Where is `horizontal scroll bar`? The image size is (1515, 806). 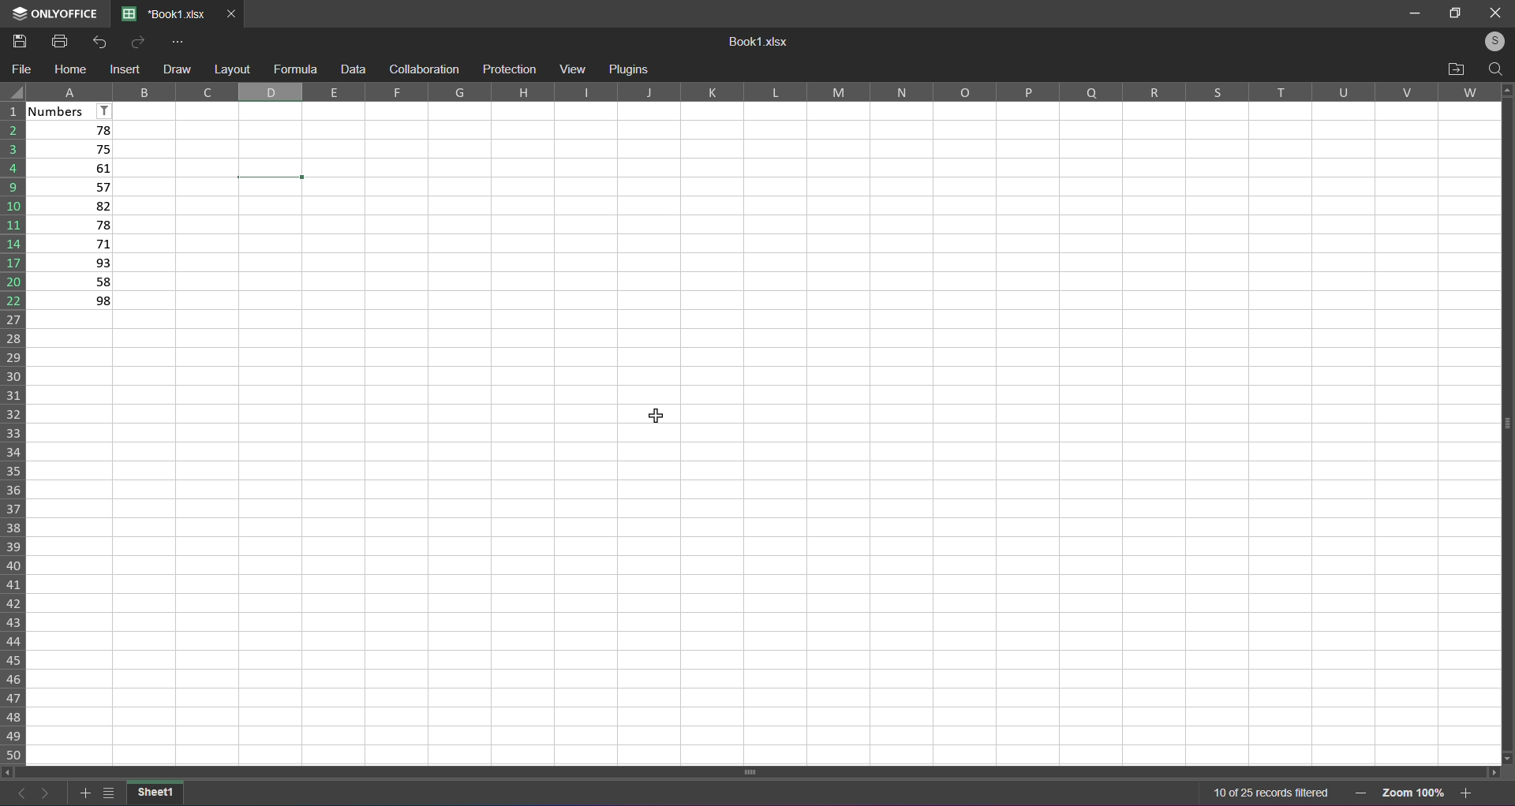
horizontal scroll bar is located at coordinates (756, 770).